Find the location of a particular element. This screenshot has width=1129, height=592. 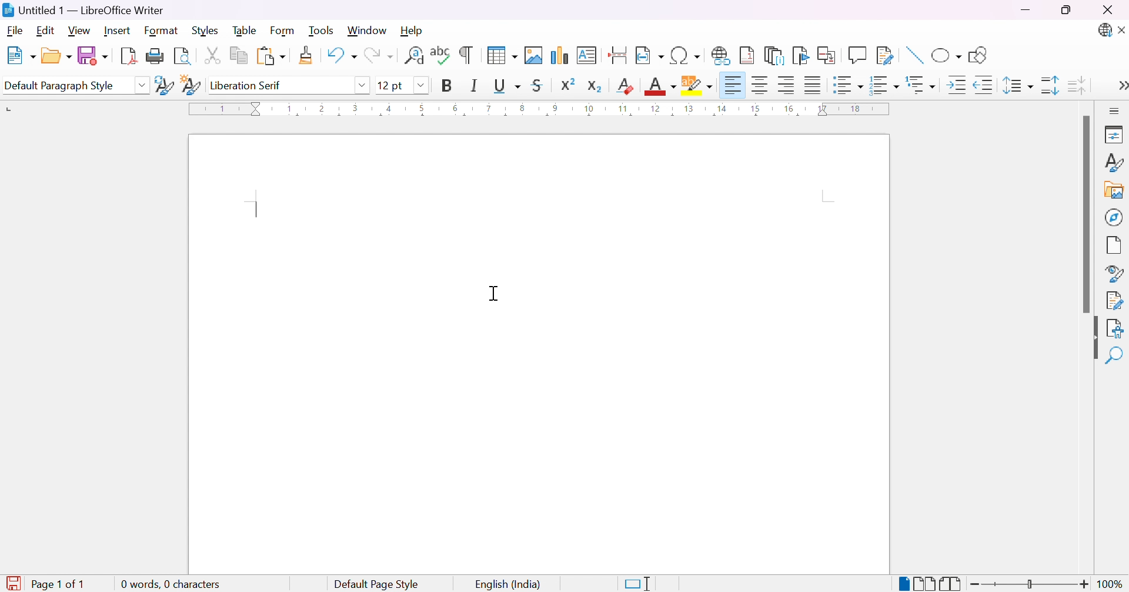

Toggle ordered list is located at coordinates (886, 85).